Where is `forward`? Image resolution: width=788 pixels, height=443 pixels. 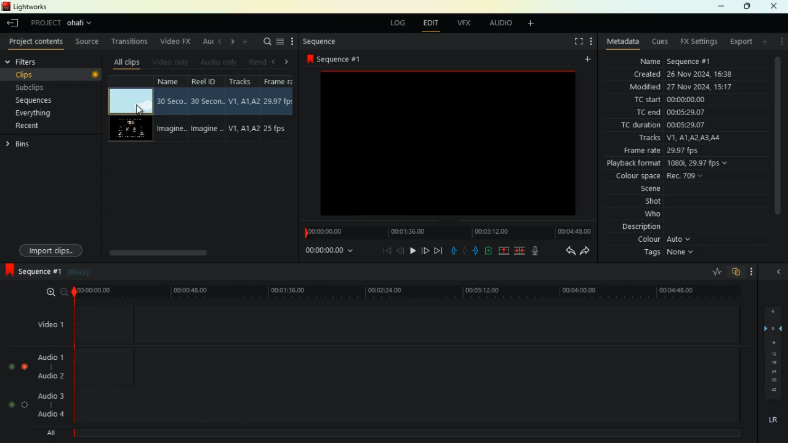
forward is located at coordinates (587, 250).